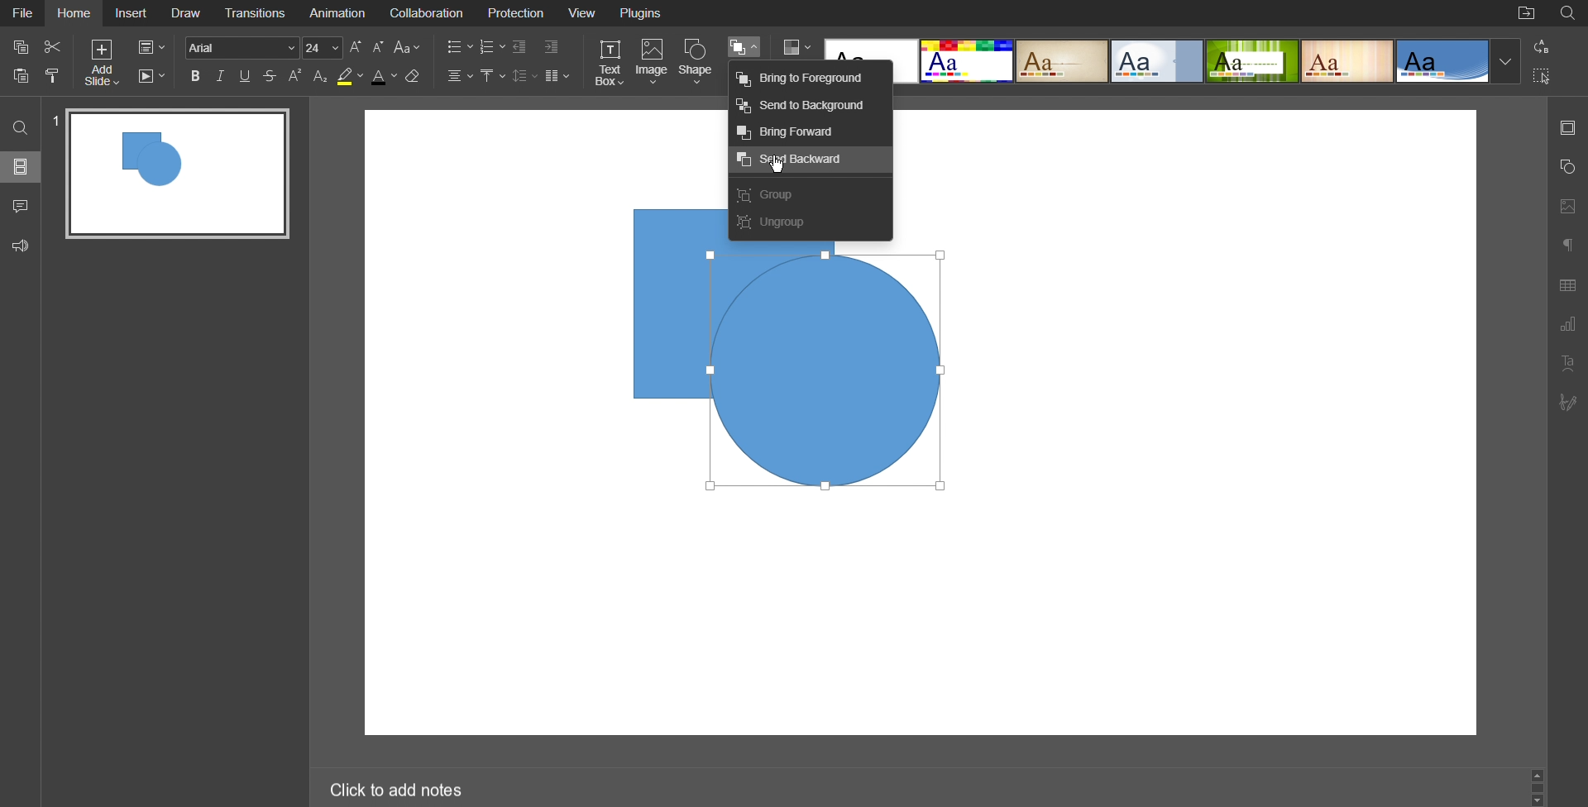 This screenshot has height=807, width=1588. Describe the element at coordinates (811, 194) in the screenshot. I see `Crop` at that location.